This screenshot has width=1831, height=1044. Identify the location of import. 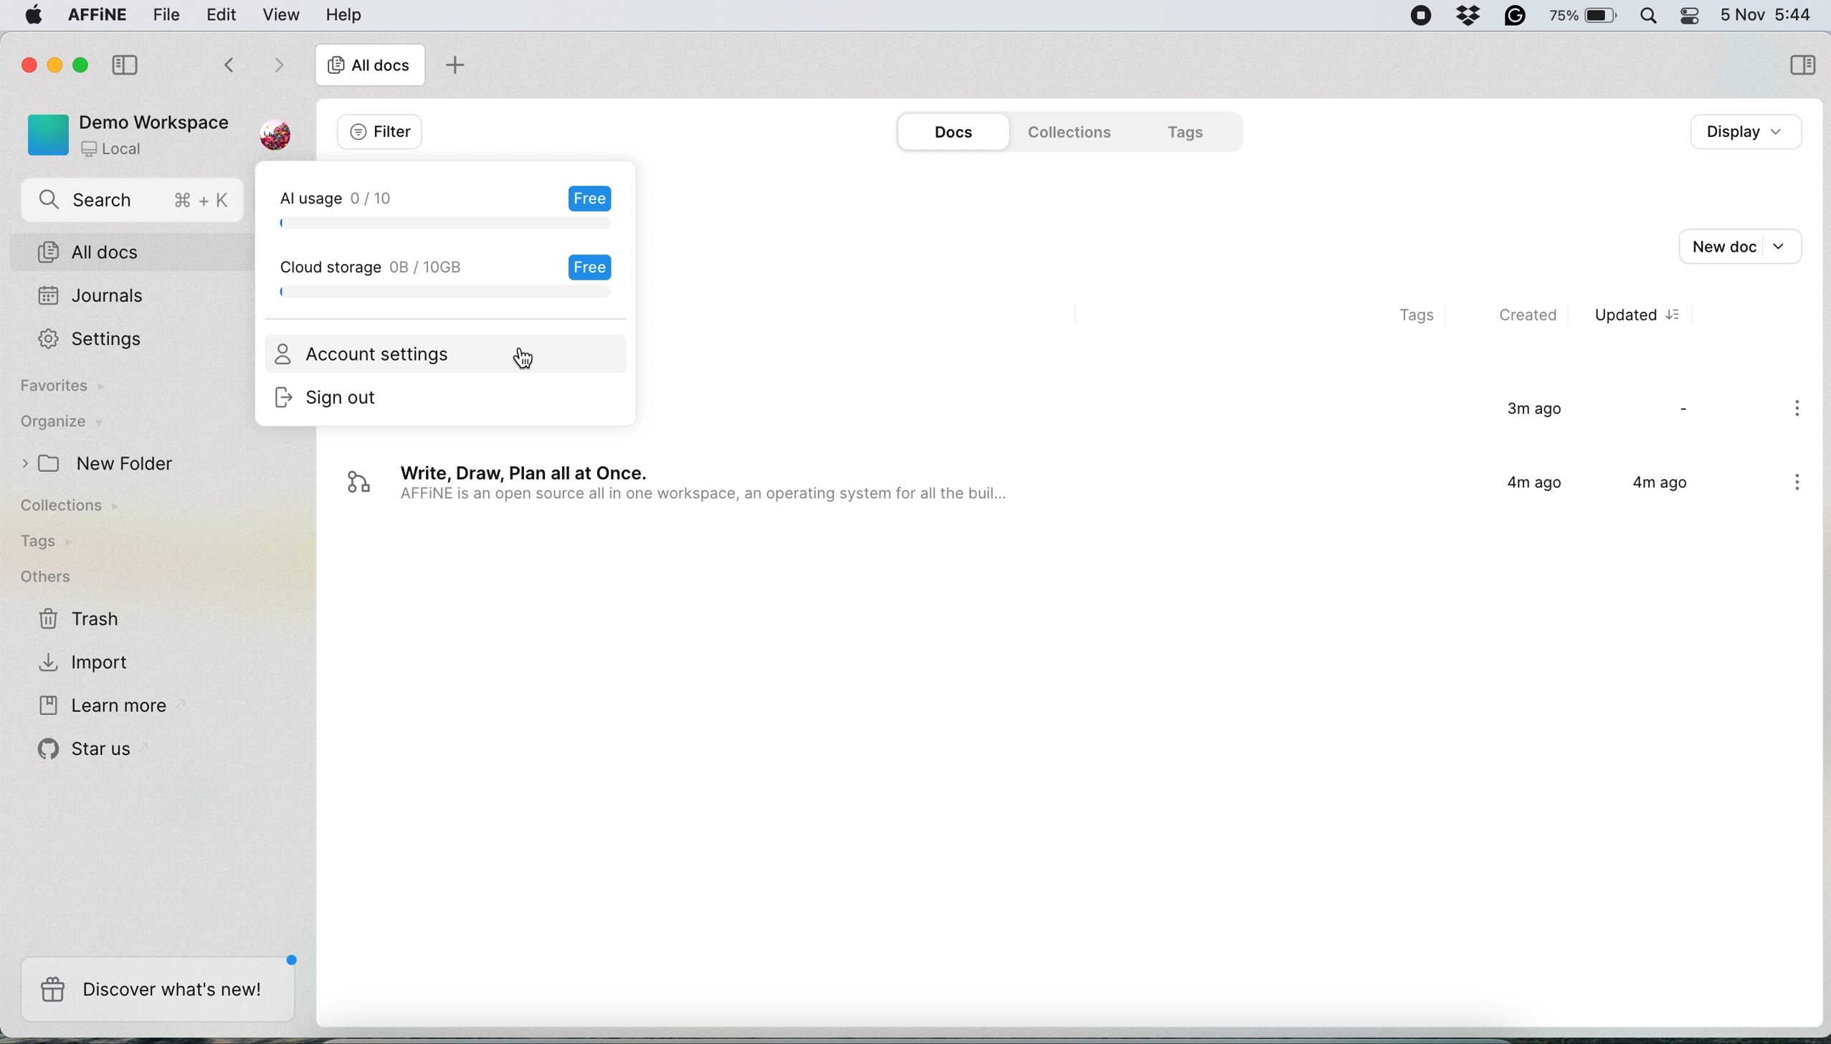
(87, 660).